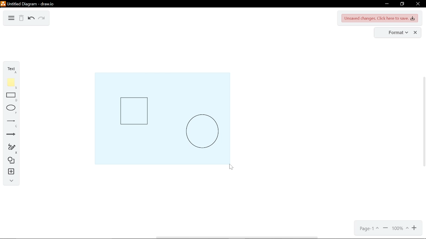 The width and height of the screenshot is (426, 239). Describe the element at coordinates (380, 19) in the screenshot. I see `unsaved changes. Click here to save` at that location.